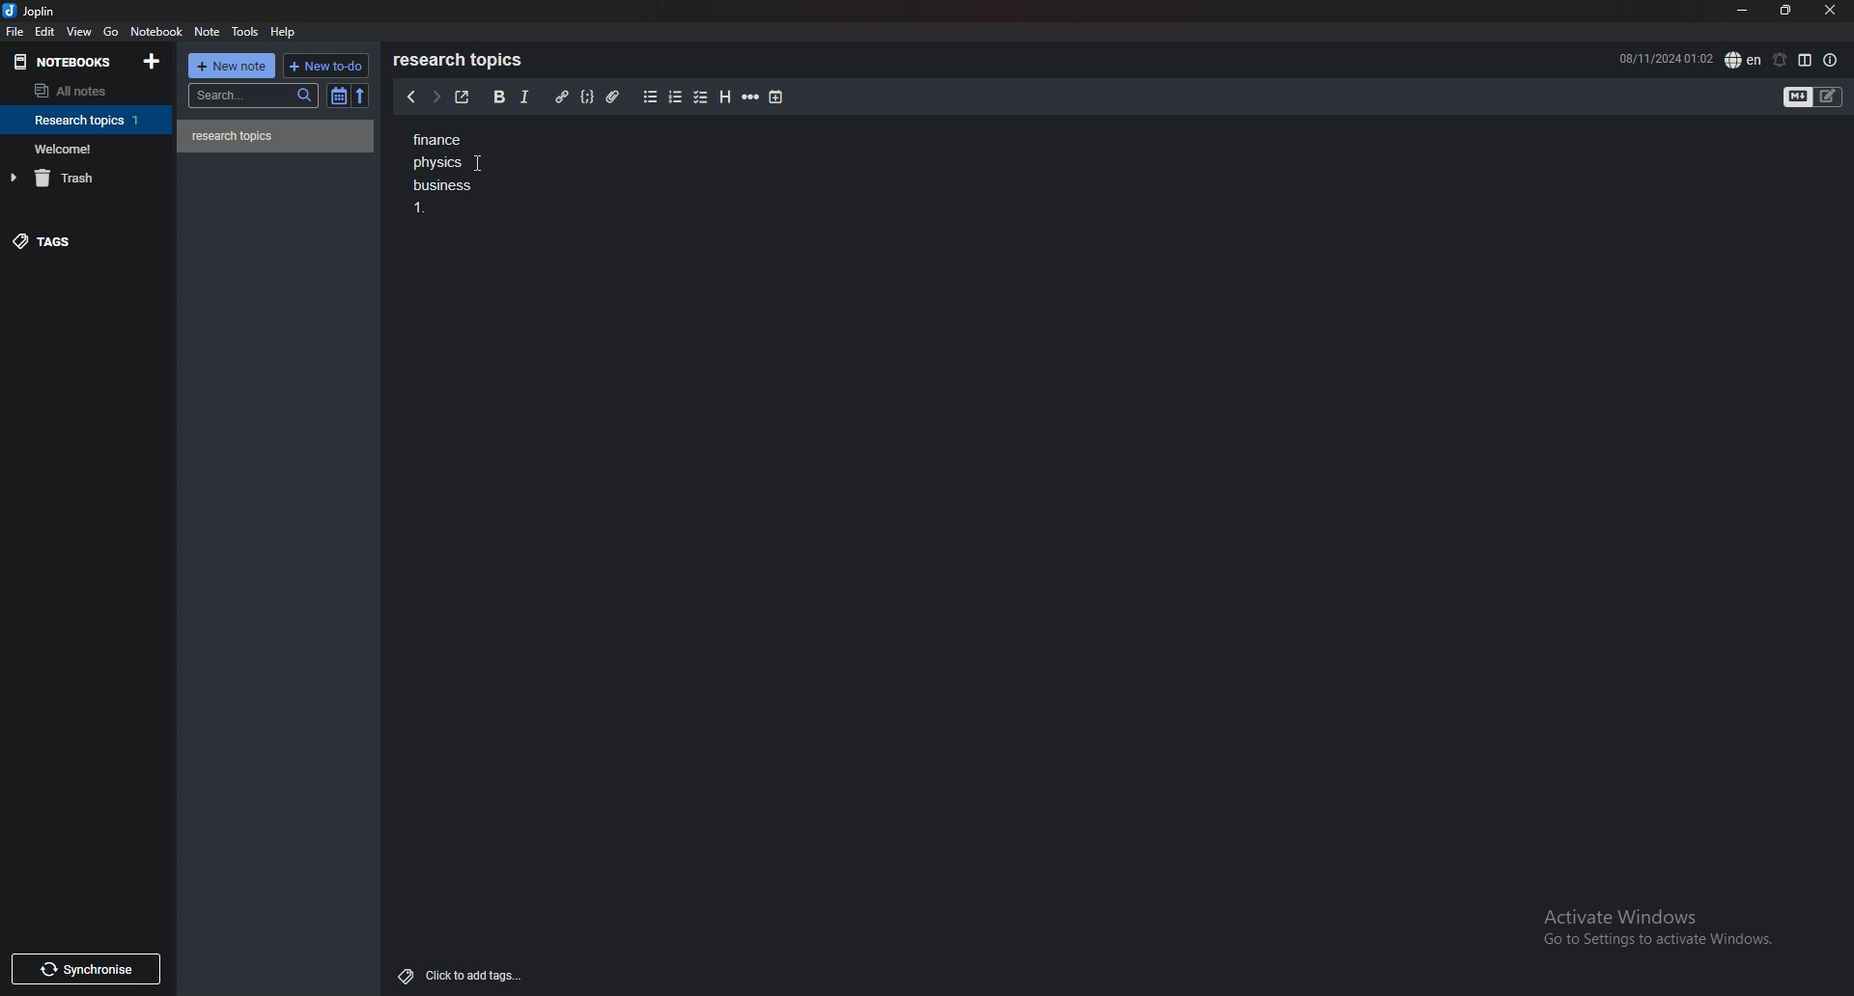 The width and height of the screenshot is (1854, 996). I want to click on notebook, so click(158, 32).